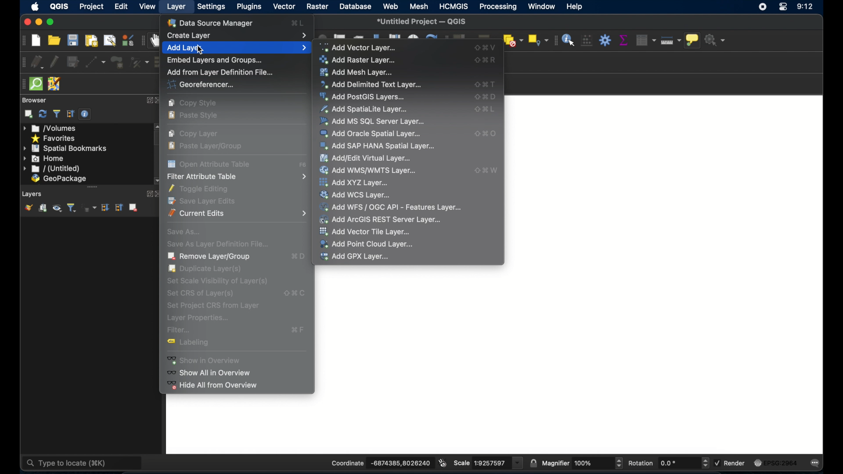 Image resolution: width=843 pixels, height=474 pixels. Describe the element at coordinates (454, 6) in the screenshot. I see `HCMGIS` at that location.